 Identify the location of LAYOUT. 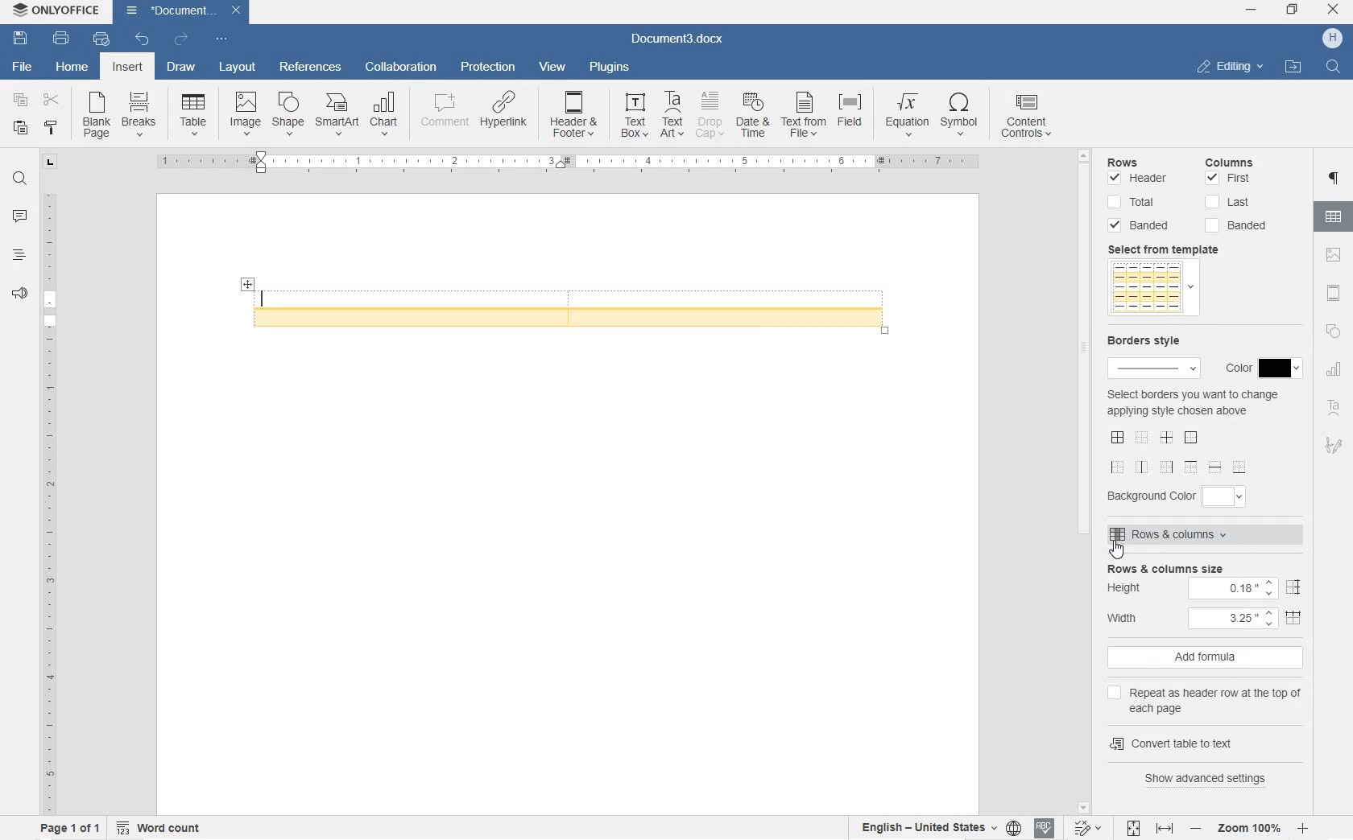
(238, 68).